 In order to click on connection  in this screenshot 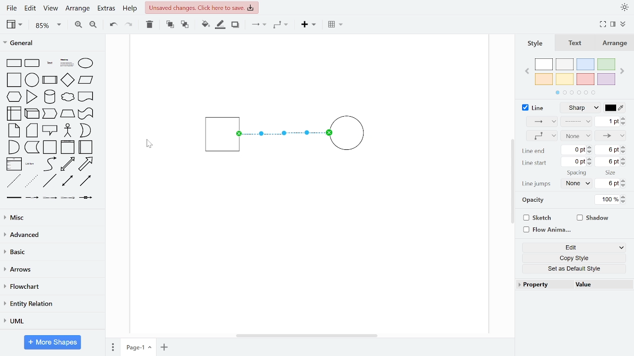, I will do `click(541, 121)`.